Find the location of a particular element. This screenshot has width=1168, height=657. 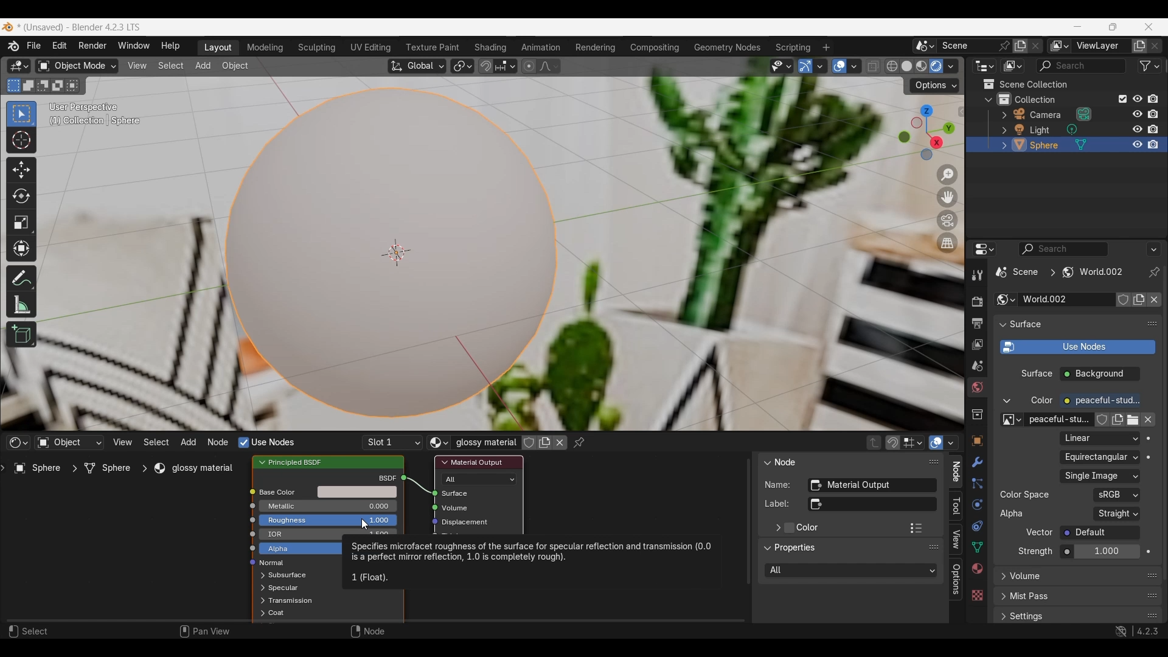

Coat options is located at coordinates (276, 613).